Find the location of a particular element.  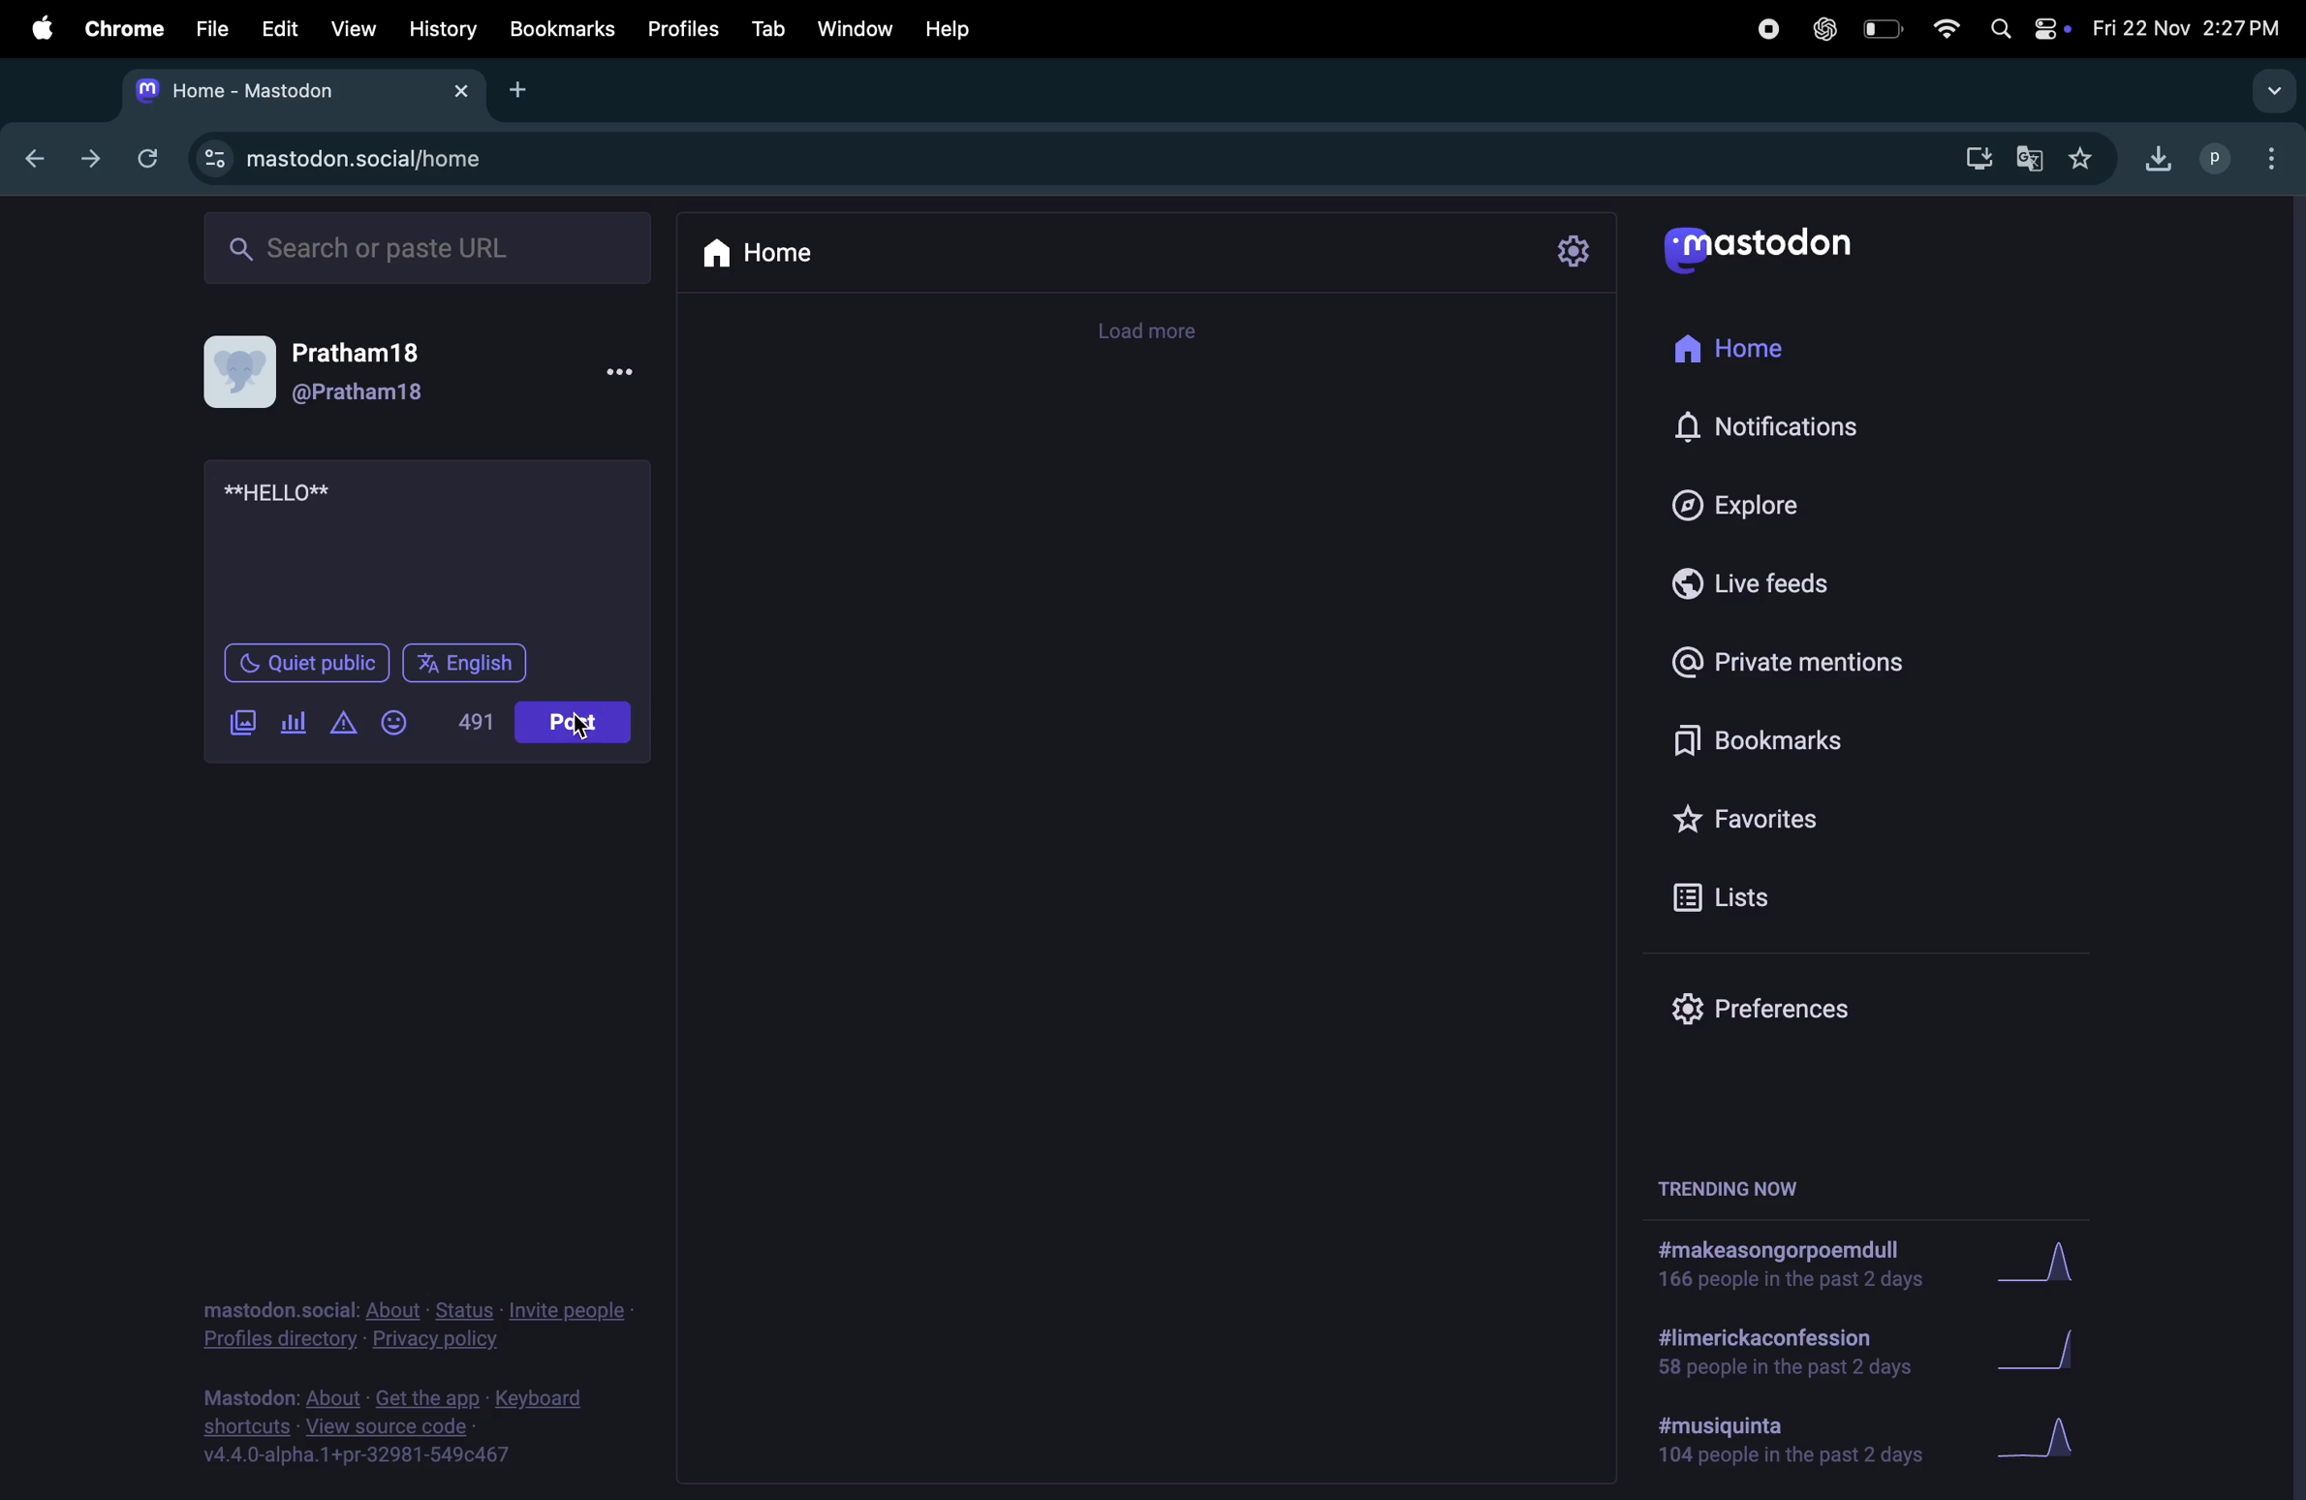

search ba is located at coordinates (425, 247).